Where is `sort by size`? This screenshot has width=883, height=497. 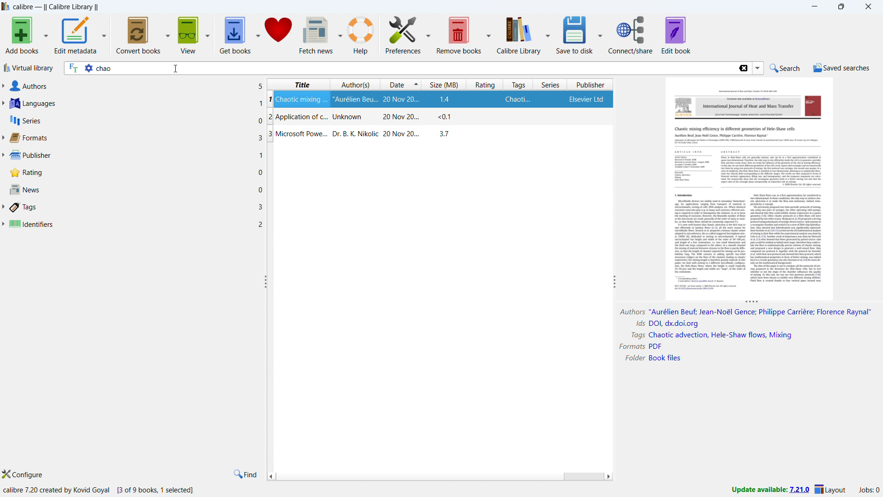 sort by size is located at coordinates (445, 84).